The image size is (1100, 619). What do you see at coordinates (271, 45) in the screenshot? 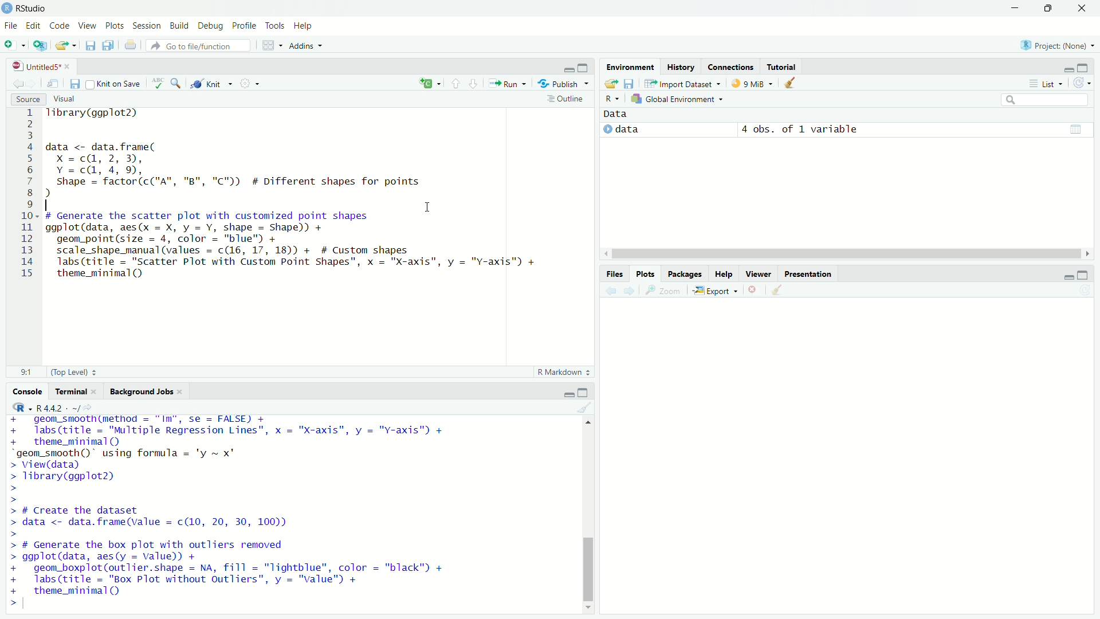
I see `Workspace panes` at bounding box center [271, 45].